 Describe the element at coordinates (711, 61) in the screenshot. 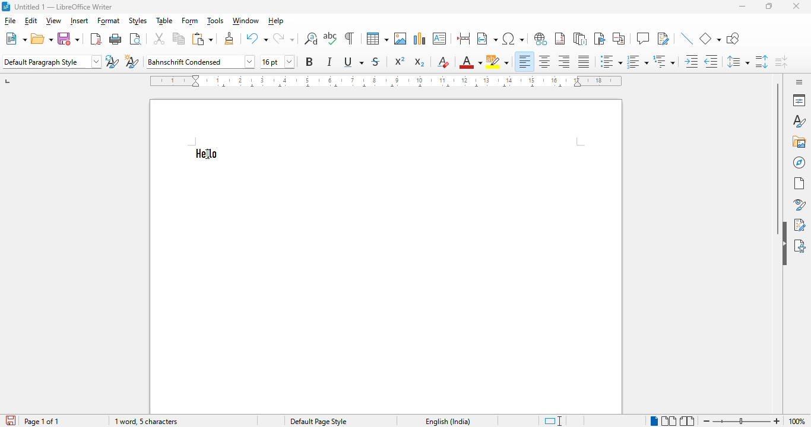

I see `decrease indent` at that location.